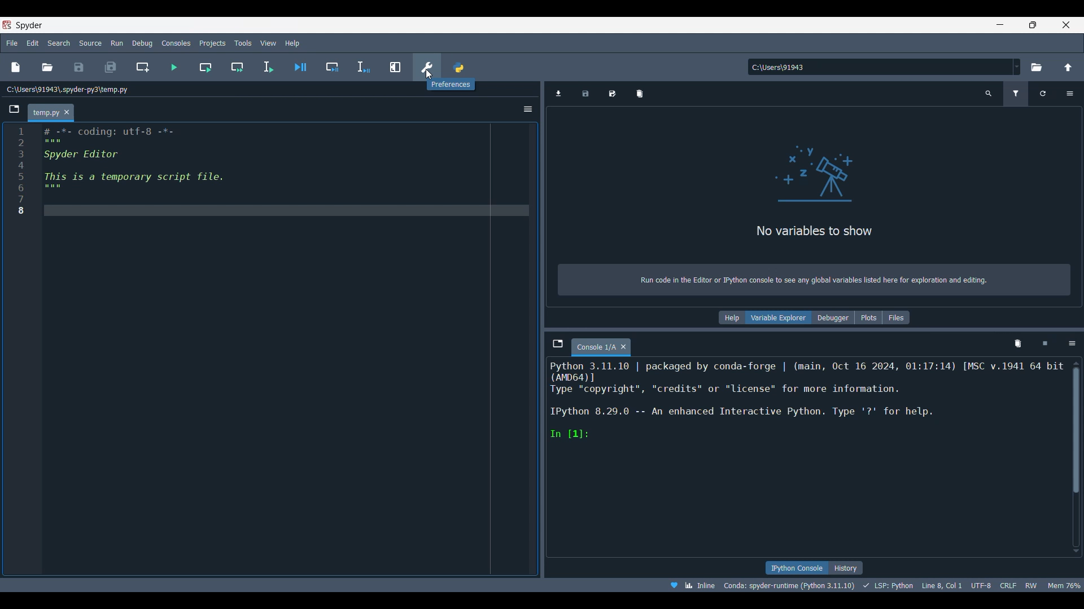 The height and width of the screenshot is (609, 1084). What do you see at coordinates (423, 65) in the screenshot?
I see `Preferences, highlighted by cursor` at bounding box center [423, 65].